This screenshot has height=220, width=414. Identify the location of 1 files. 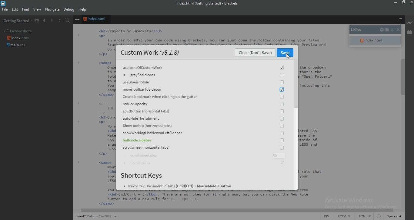
(360, 30).